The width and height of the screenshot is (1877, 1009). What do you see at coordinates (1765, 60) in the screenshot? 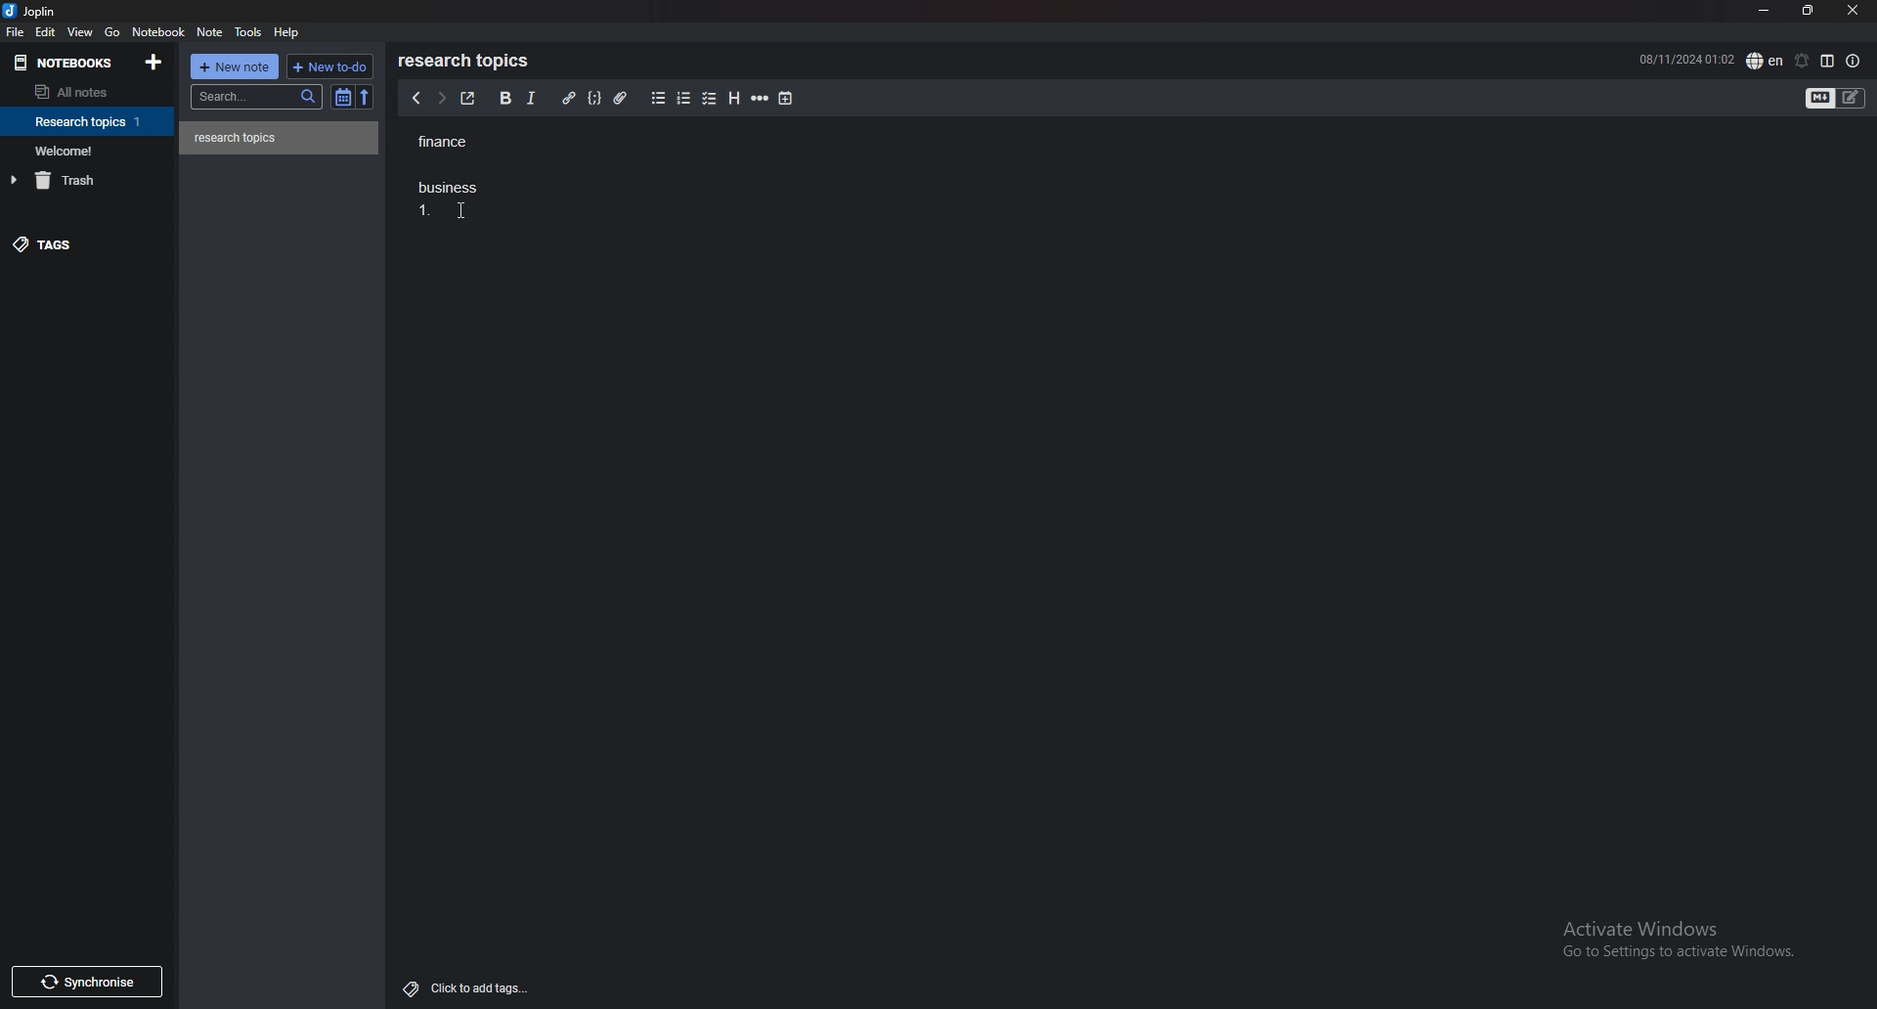
I see `spell check` at bounding box center [1765, 60].